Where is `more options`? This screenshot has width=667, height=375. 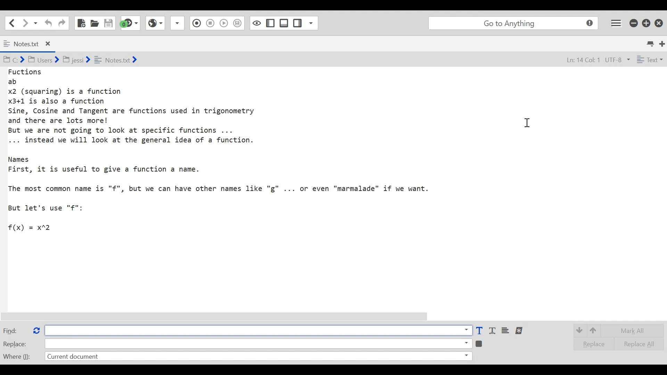 more options is located at coordinates (520, 331).